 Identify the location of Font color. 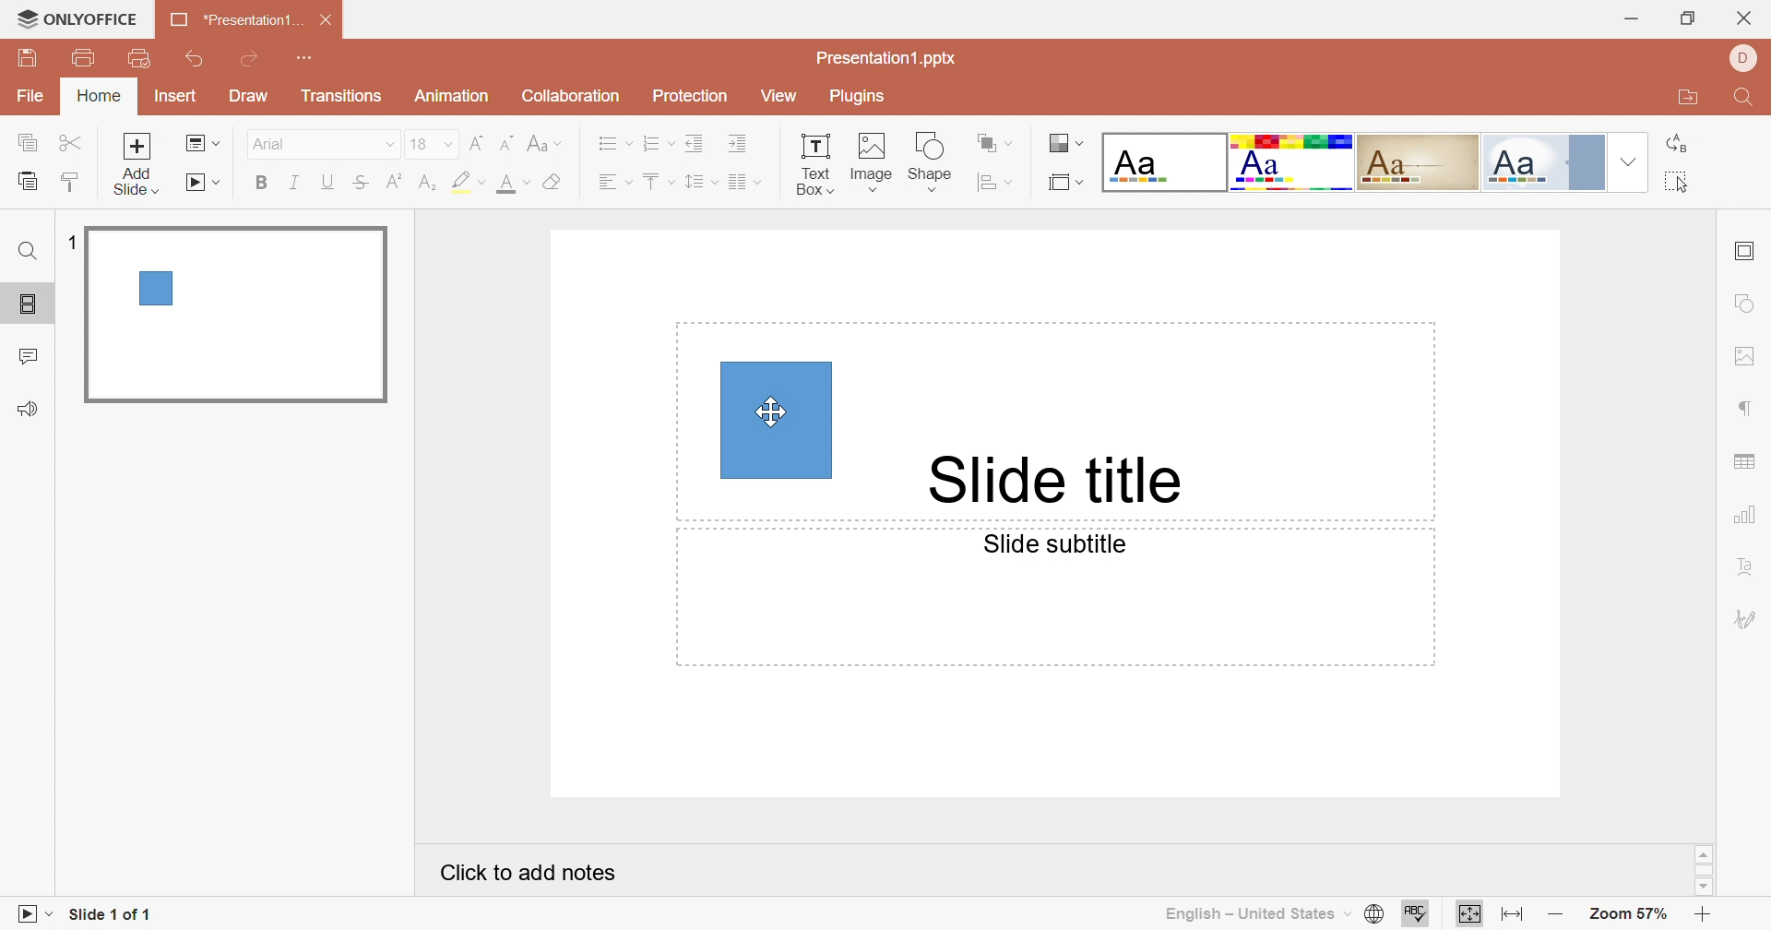
(508, 185).